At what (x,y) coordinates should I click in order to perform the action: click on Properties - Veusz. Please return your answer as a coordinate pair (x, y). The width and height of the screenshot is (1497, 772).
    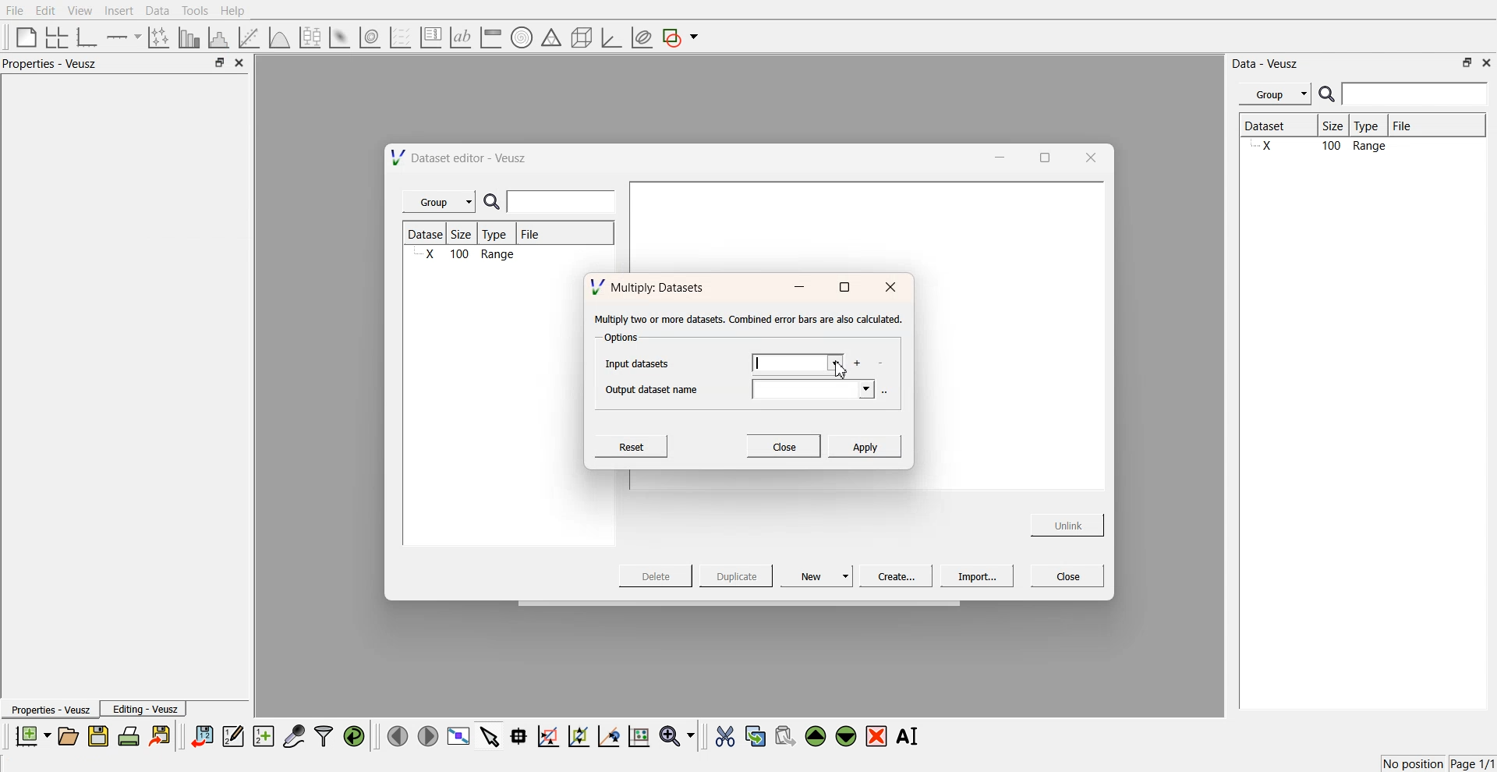
    Looking at the image, I should click on (50, 710).